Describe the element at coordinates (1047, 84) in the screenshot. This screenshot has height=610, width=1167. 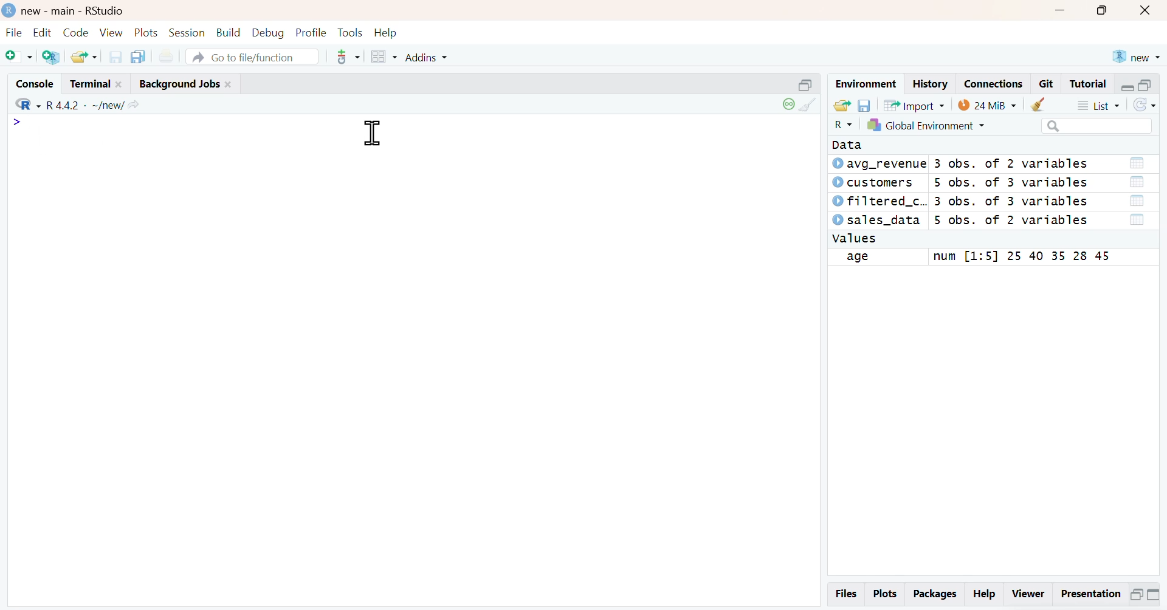
I see `Git` at that location.